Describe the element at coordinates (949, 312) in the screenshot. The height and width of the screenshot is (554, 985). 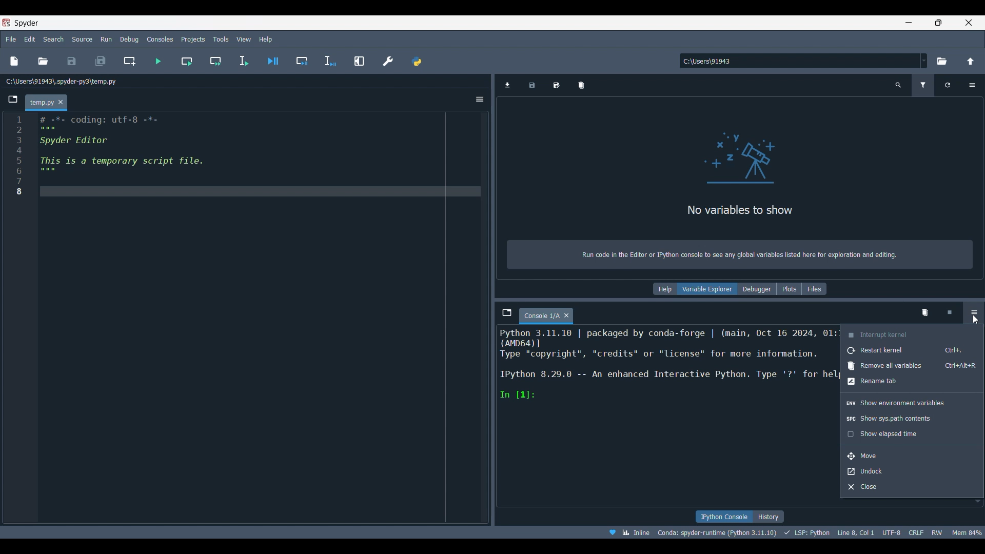
I see `Interrupt kernel` at that location.